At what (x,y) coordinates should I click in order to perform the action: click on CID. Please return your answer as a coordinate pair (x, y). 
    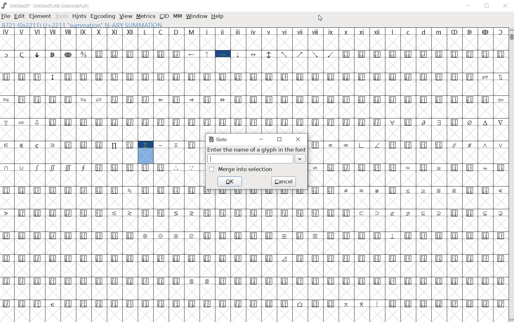
    Looking at the image, I should click on (164, 16).